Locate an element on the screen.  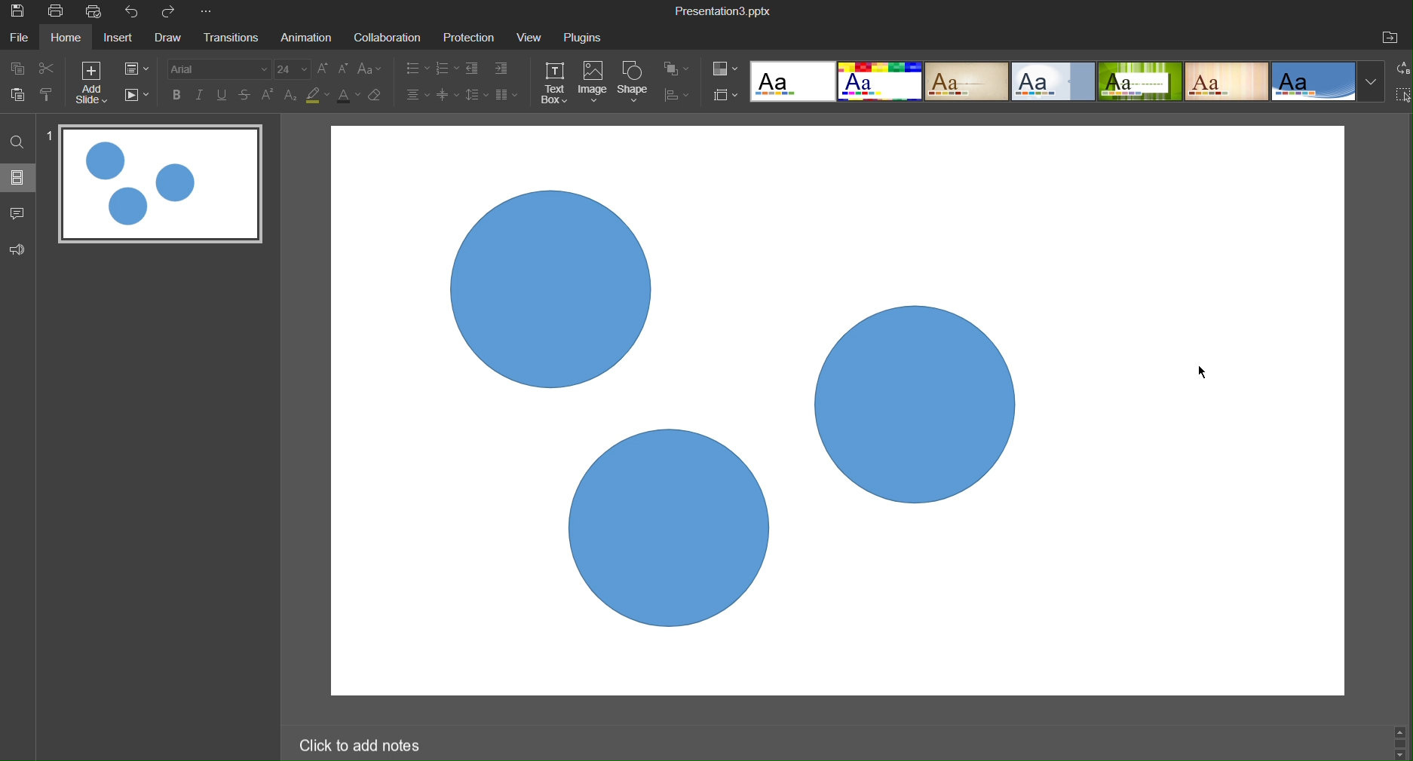
Plugins is located at coordinates (589, 37).